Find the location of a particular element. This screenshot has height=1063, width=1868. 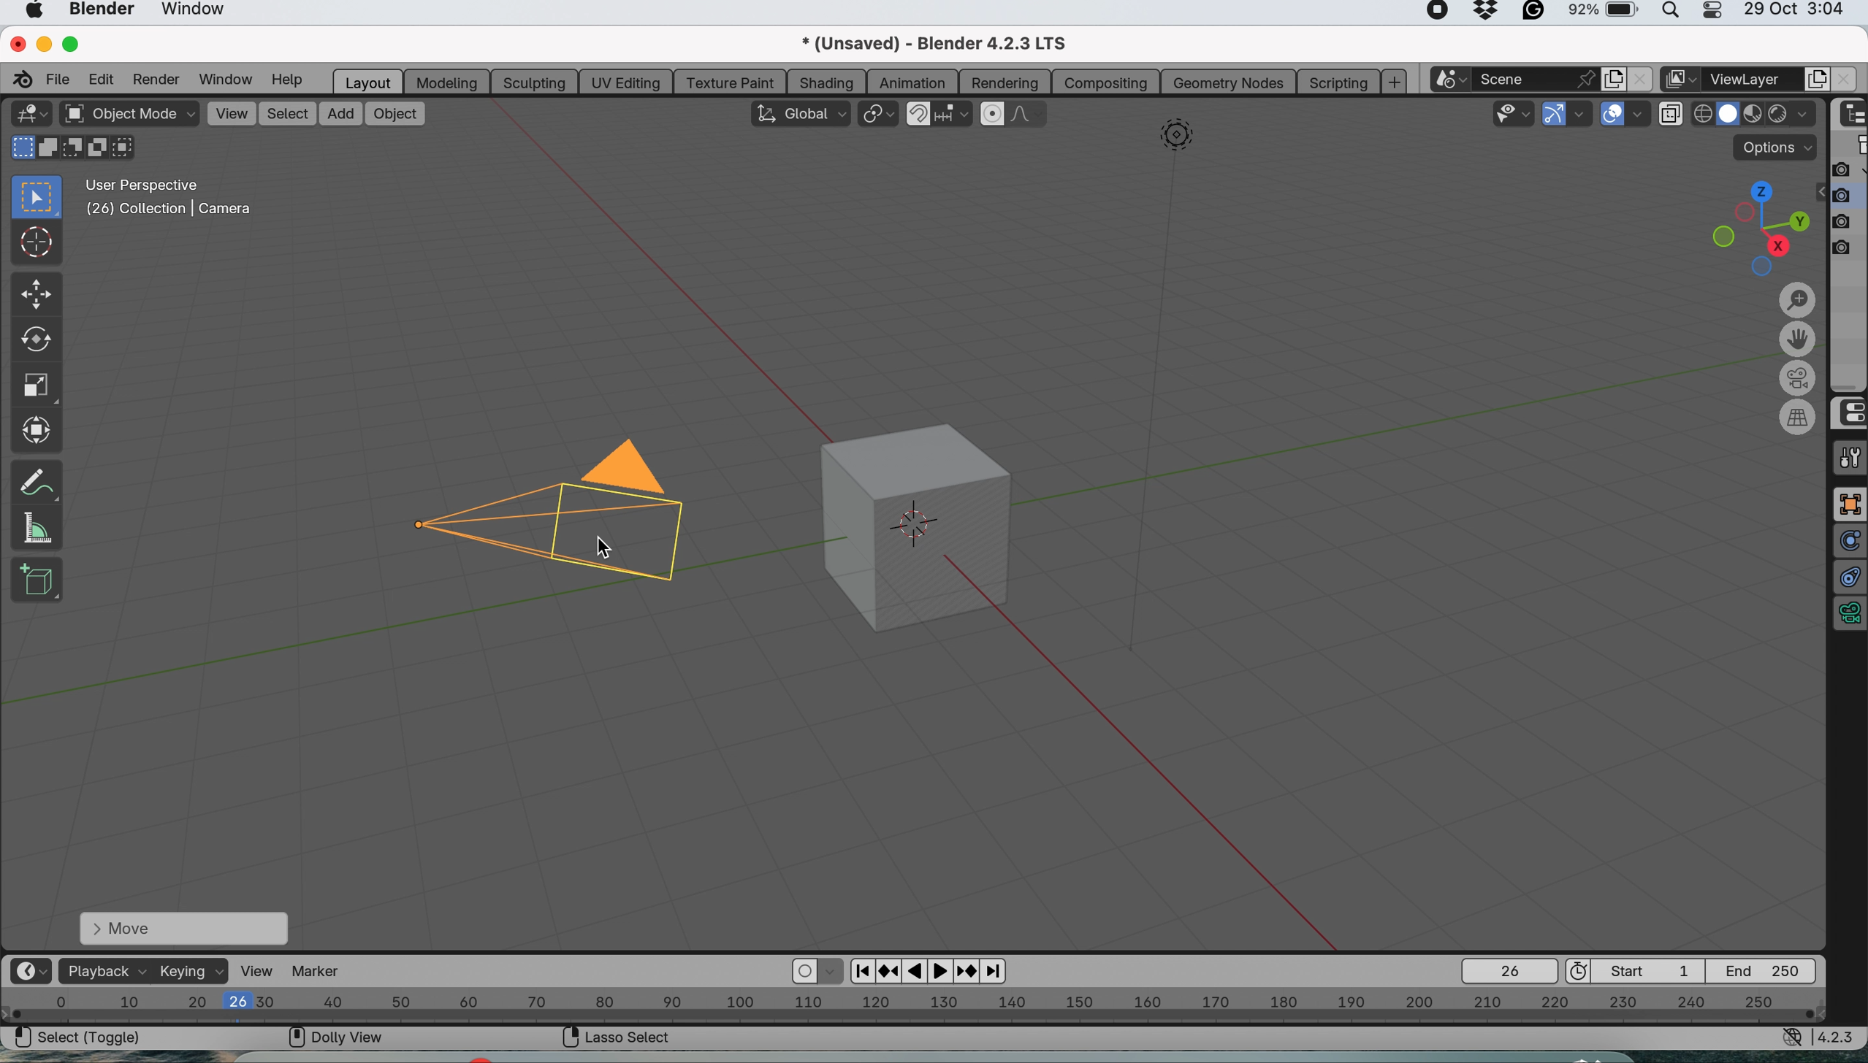

proportional editing object is located at coordinates (994, 114).